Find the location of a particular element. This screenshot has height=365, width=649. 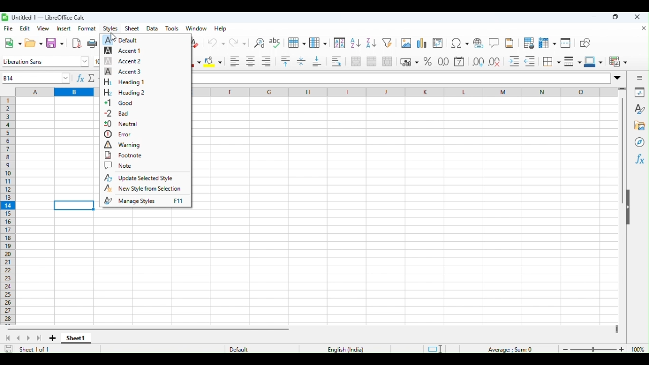

B14 is located at coordinates (34, 78).